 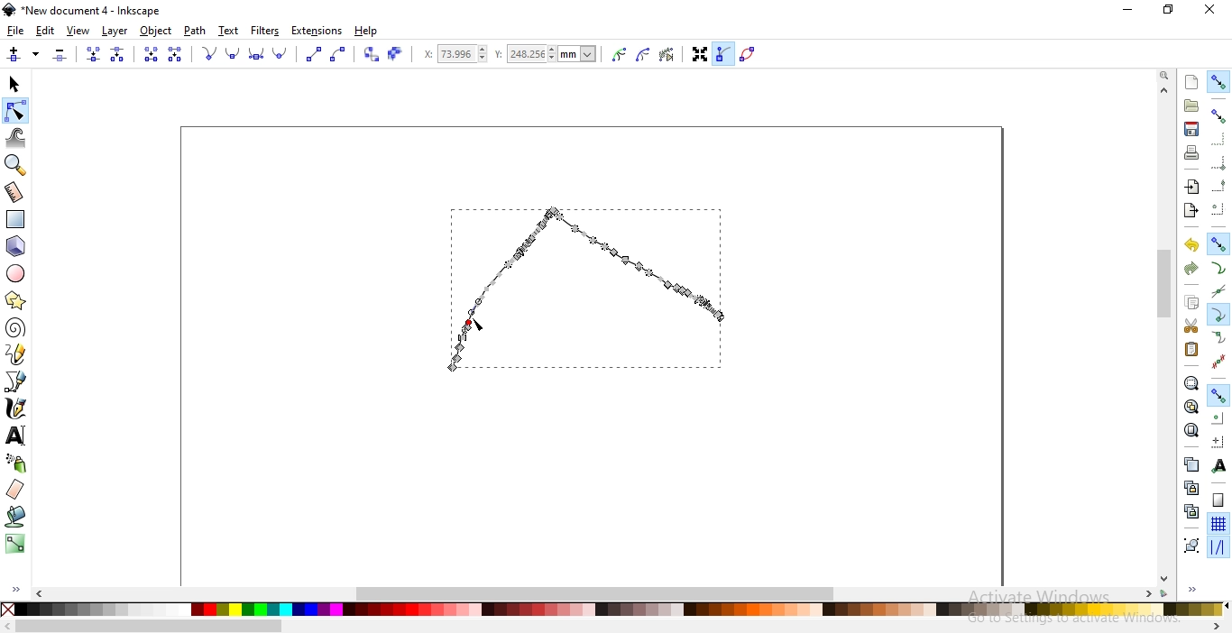 I want to click on copy, so click(x=1191, y=300).